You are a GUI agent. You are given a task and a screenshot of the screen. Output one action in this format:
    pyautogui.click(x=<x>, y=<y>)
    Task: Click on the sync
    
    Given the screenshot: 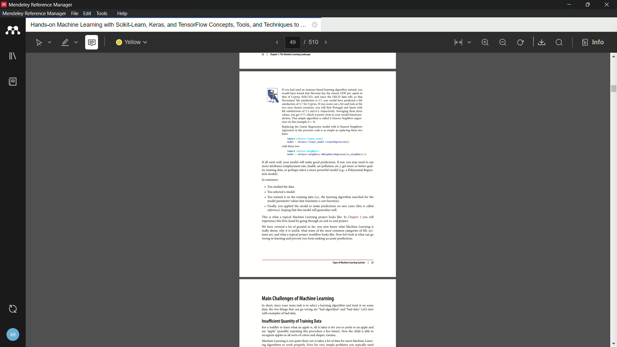 What is the action you would take?
    pyautogui.click(x=12, y=309)
    